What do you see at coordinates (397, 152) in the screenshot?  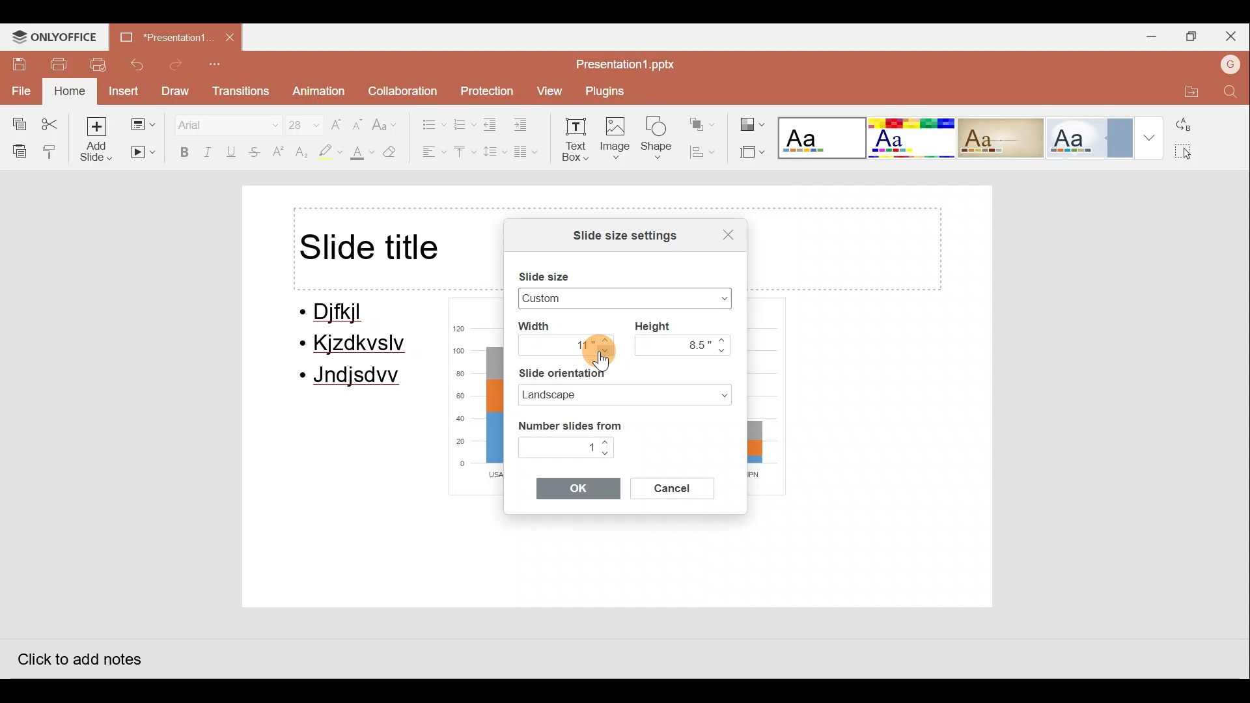 I see `Clear style` at bounding box center [397, 152].